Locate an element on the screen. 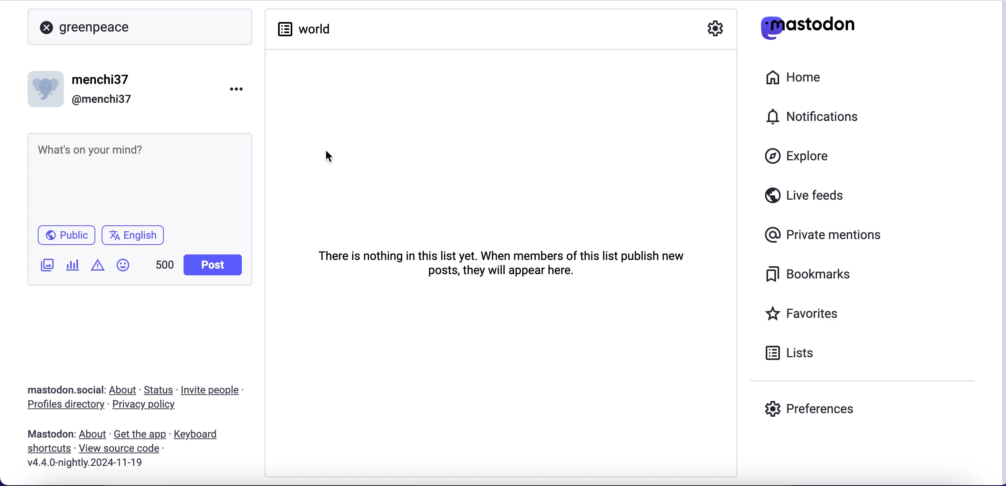  bookmarks is located at coordinates (811, 275).